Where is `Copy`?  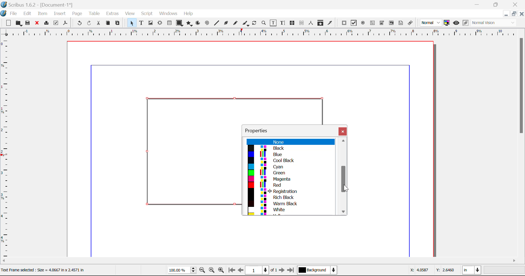
Copy is located at coordinates (108, 23).